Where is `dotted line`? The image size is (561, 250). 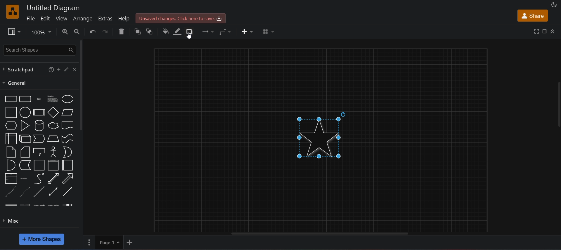 dotted line is located at coordinates (24, 191).